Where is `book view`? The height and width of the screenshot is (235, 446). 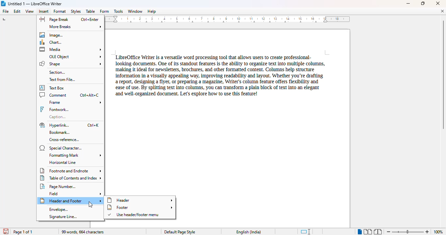
book view is located at coordinates (377, 232).